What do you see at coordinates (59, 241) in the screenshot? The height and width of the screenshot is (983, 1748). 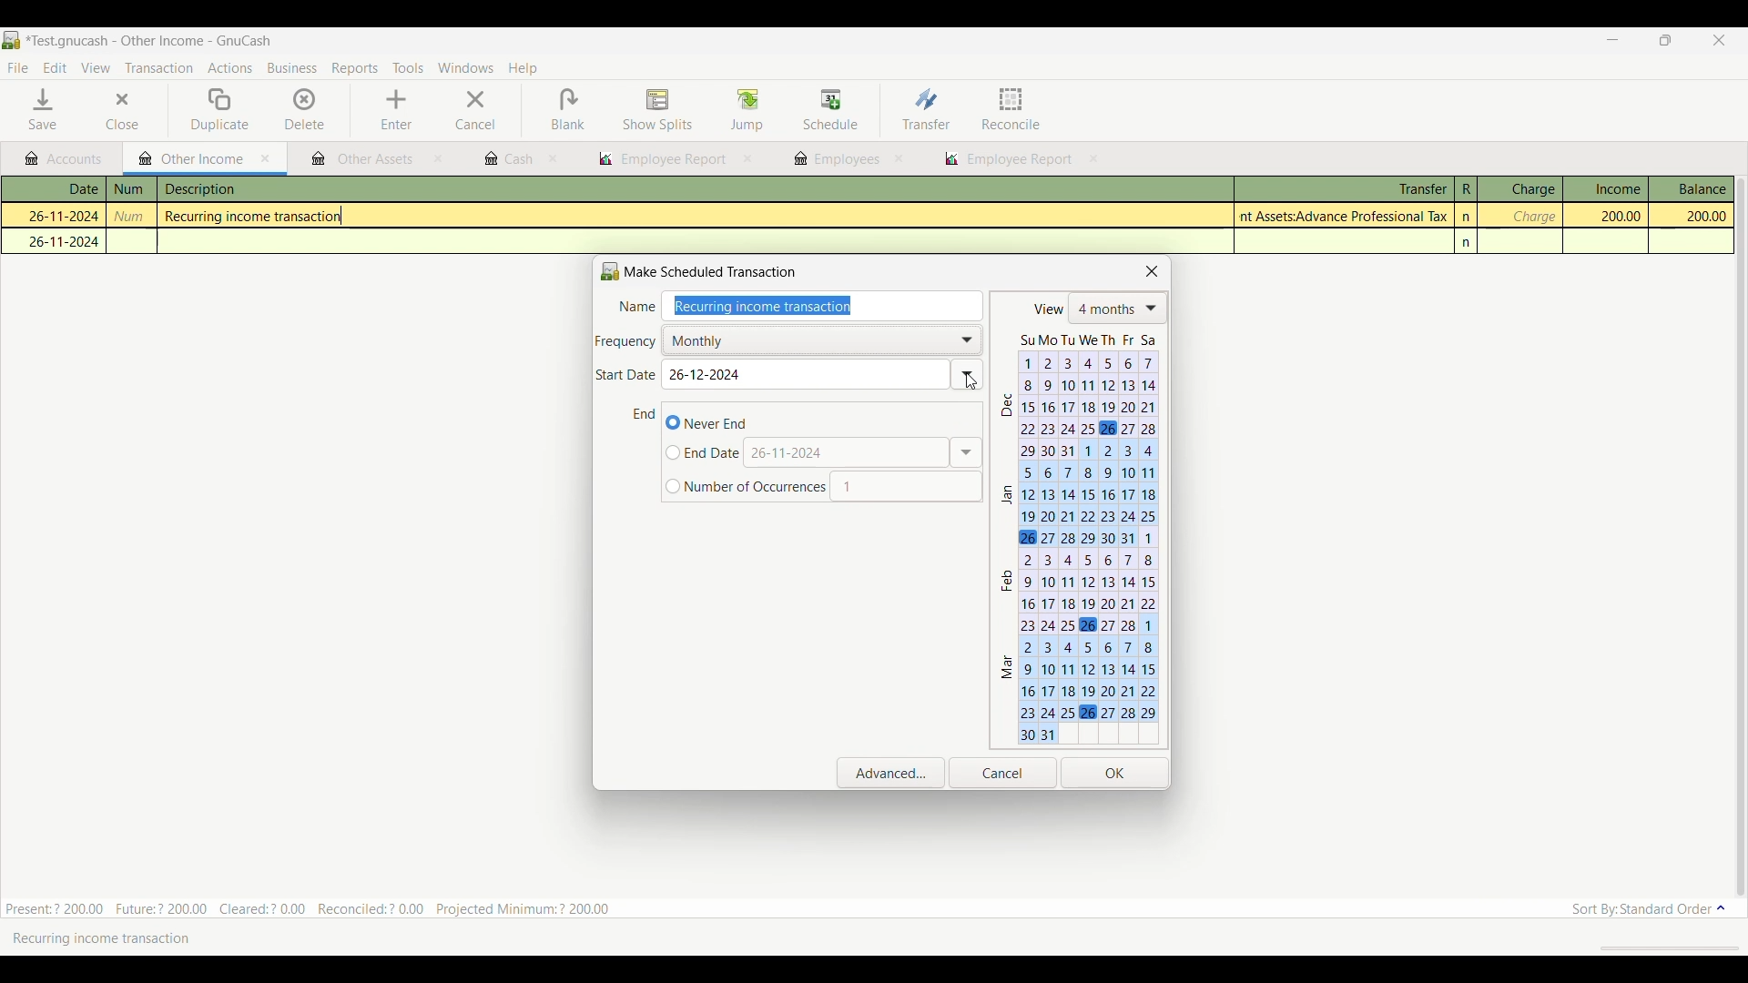 I see `26-11-2024` at bounding box center [59, 241].